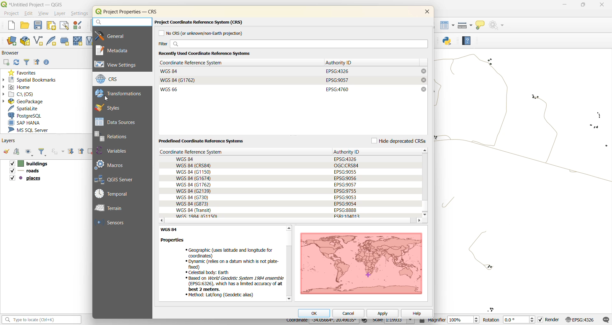  Describe the element at coordinates (337, 89) in the screenshot. I see `EPSG:4760` at that location.